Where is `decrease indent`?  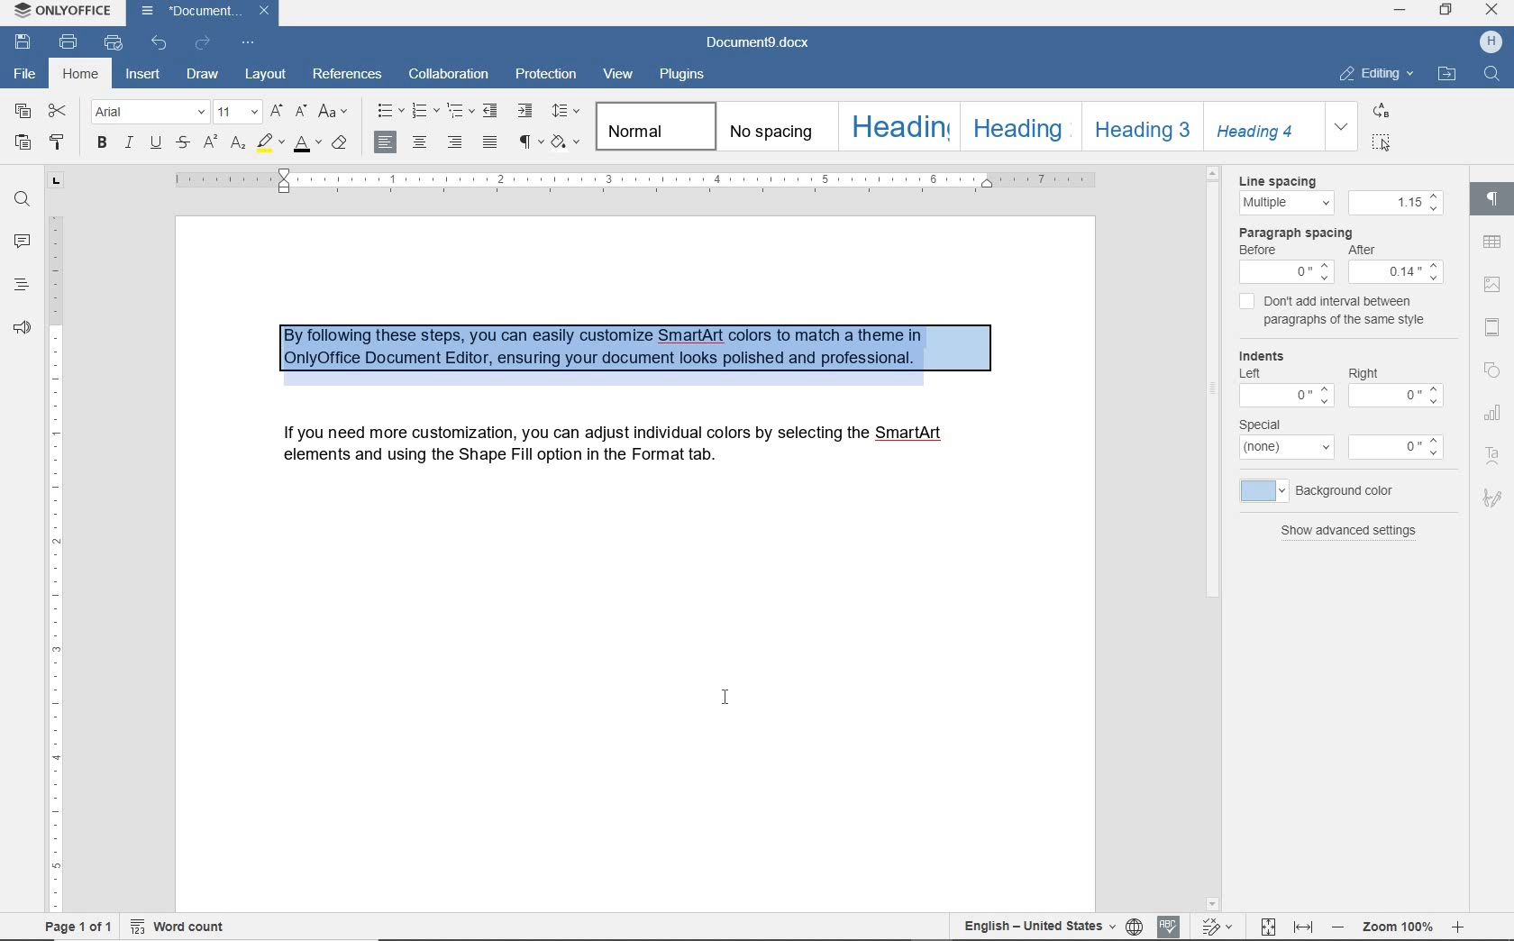
decrease indent is located at coordinates (491, 110).